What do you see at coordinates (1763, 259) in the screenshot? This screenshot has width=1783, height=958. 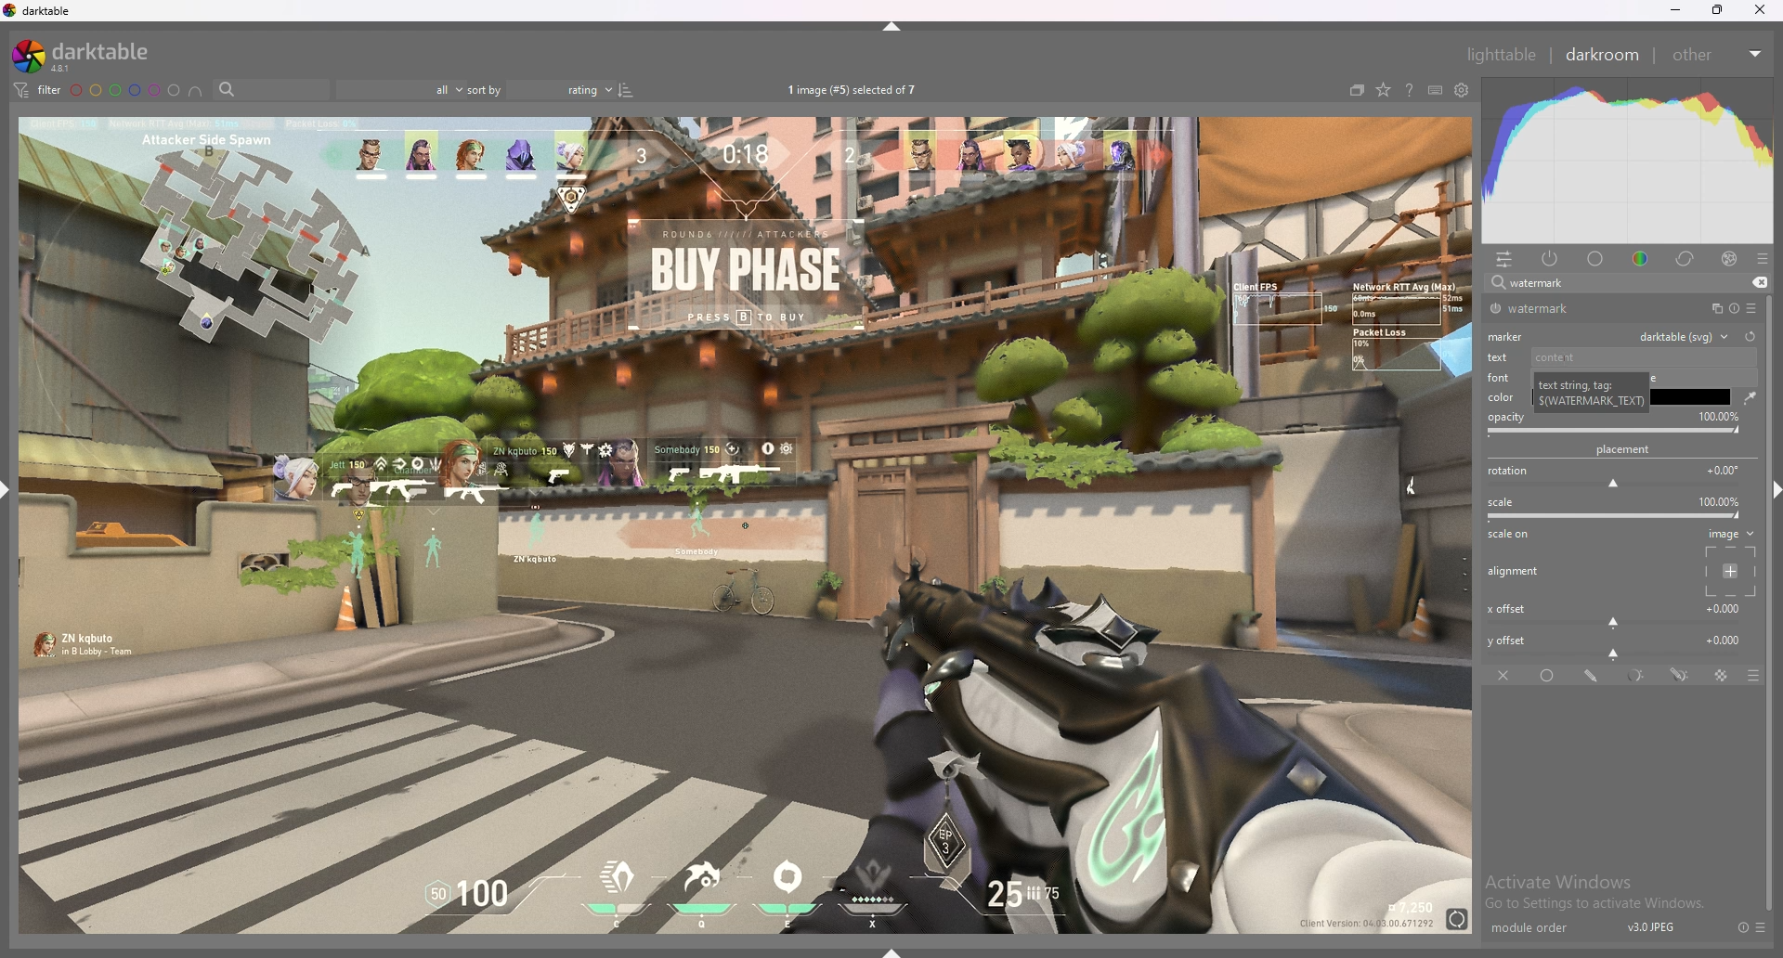 I see `presets` at bounding box center [1763, 259].